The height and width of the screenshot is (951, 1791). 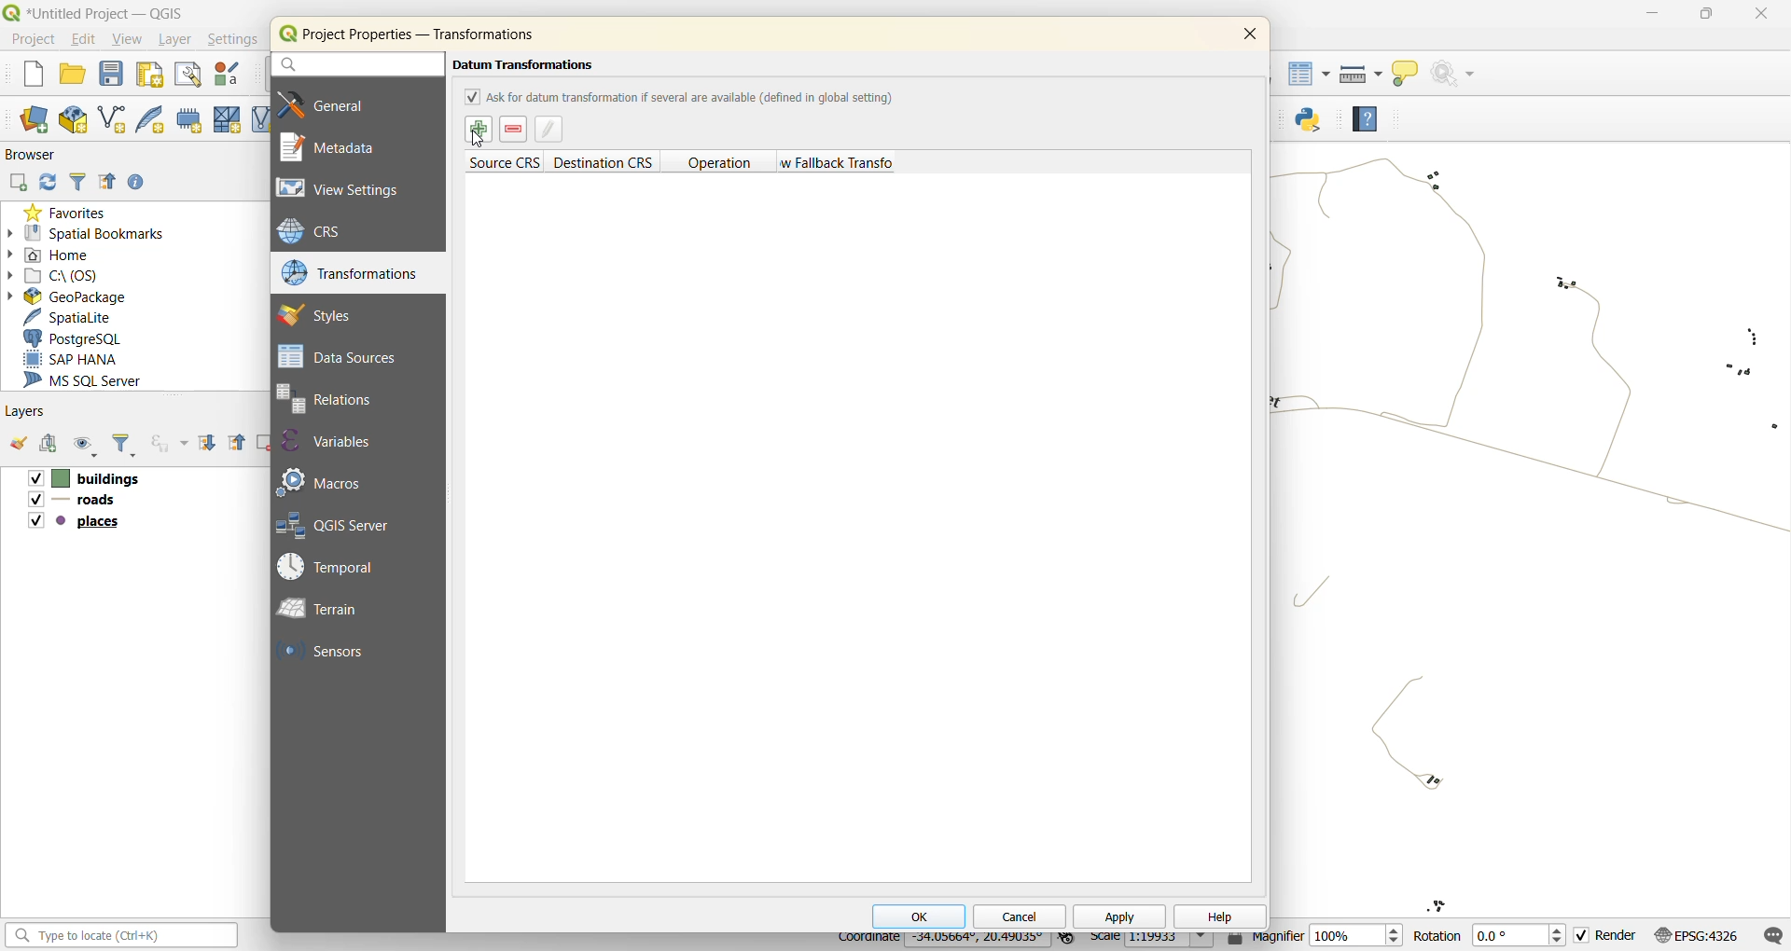 I want to click on scale, so click(x=1153, y=941).